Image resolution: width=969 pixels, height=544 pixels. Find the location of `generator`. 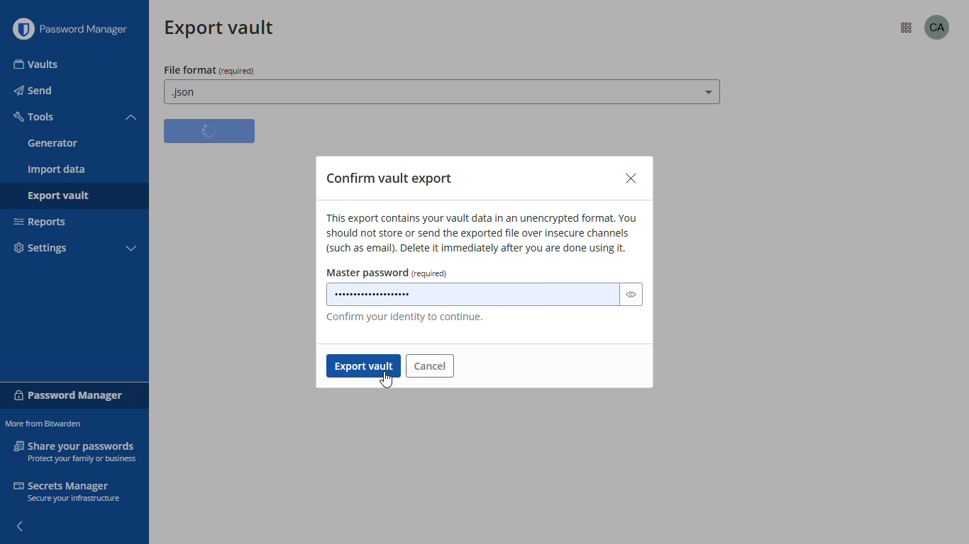

generator is located at coordinates (52, 143).